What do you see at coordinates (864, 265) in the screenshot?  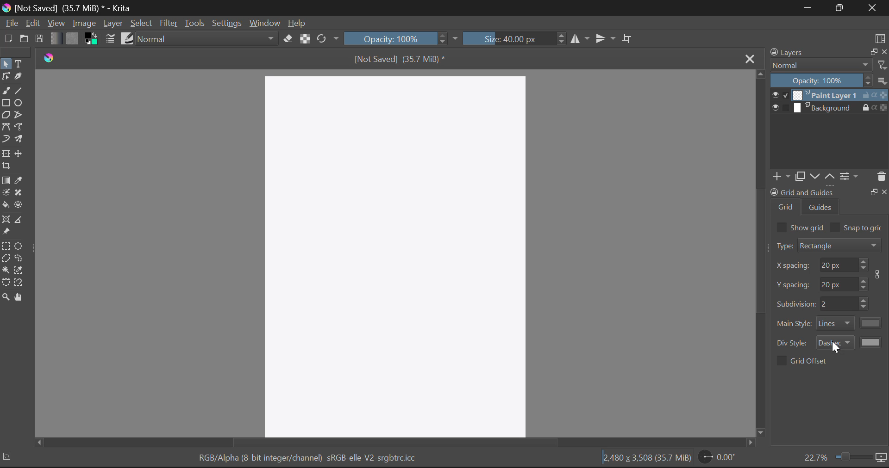 I see `Increase or decrease` at bounding box center [864, 265].